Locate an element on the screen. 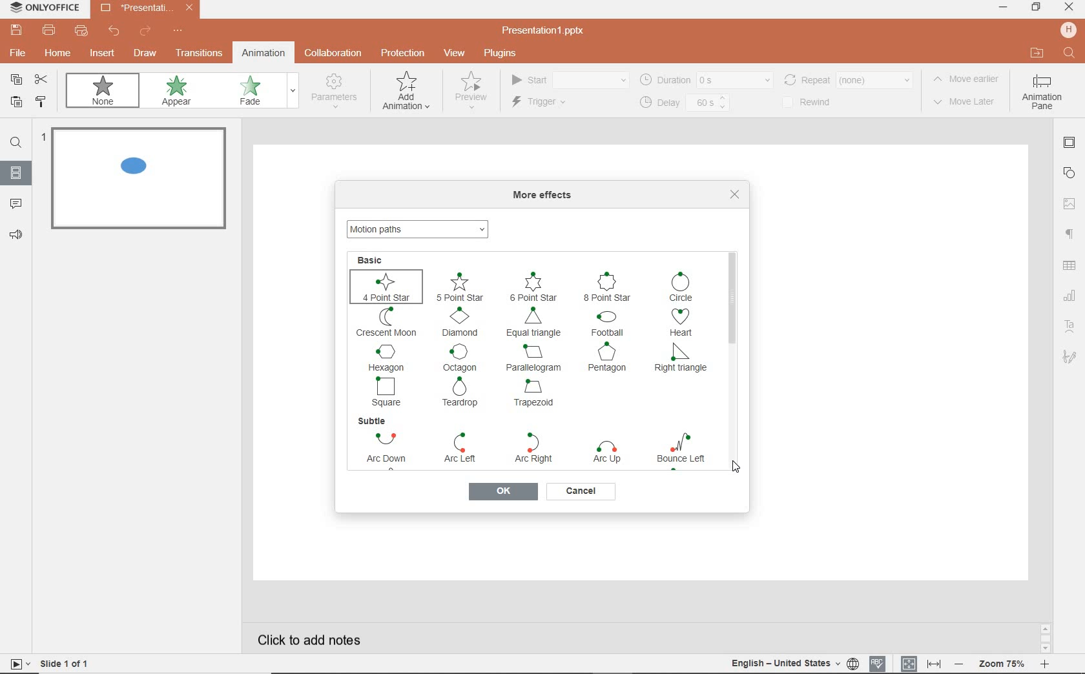 The height and width of the screenshot is (674, 1085). TRAPEZOLD is located at coordinates (535, 396).